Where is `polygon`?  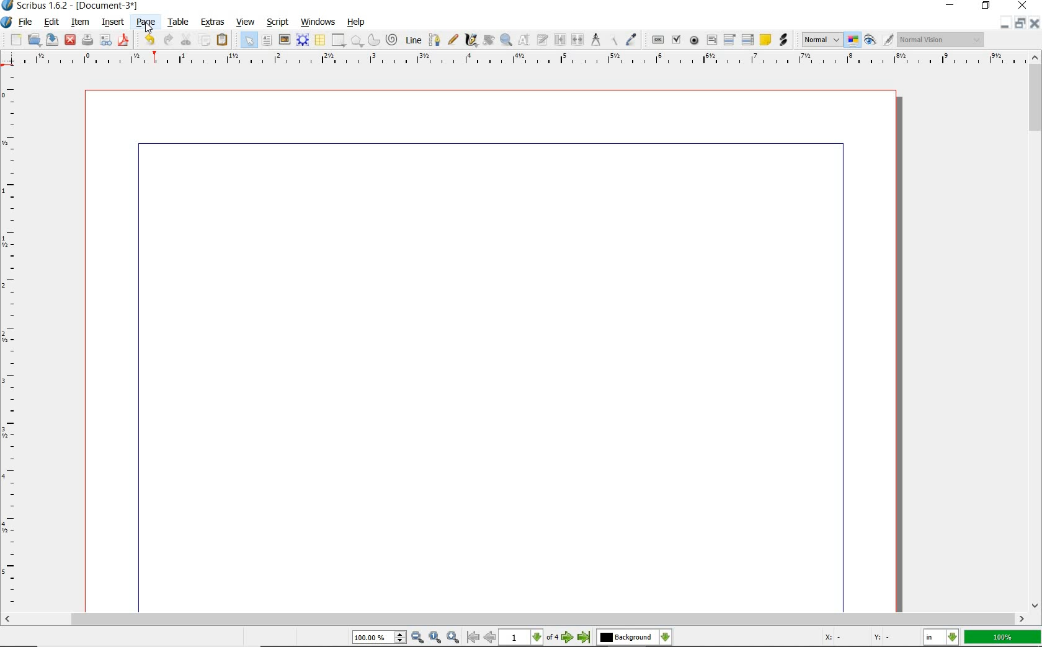 polygon is located at coordinates (356, 41).